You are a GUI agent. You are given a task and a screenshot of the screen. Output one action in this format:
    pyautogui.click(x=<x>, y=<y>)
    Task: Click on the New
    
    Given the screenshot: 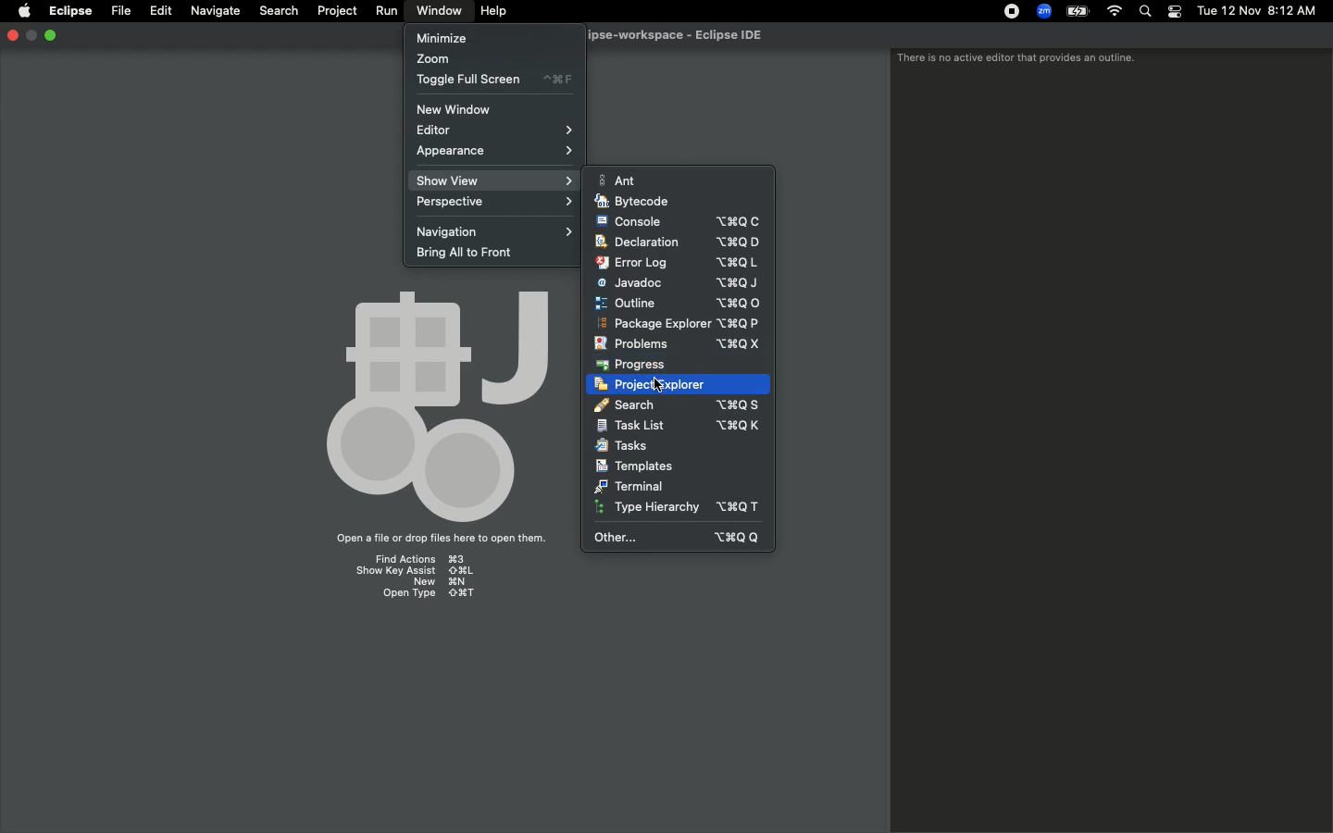 What is the action you would take?
    pyautogui.click(x=428, y=583)
    